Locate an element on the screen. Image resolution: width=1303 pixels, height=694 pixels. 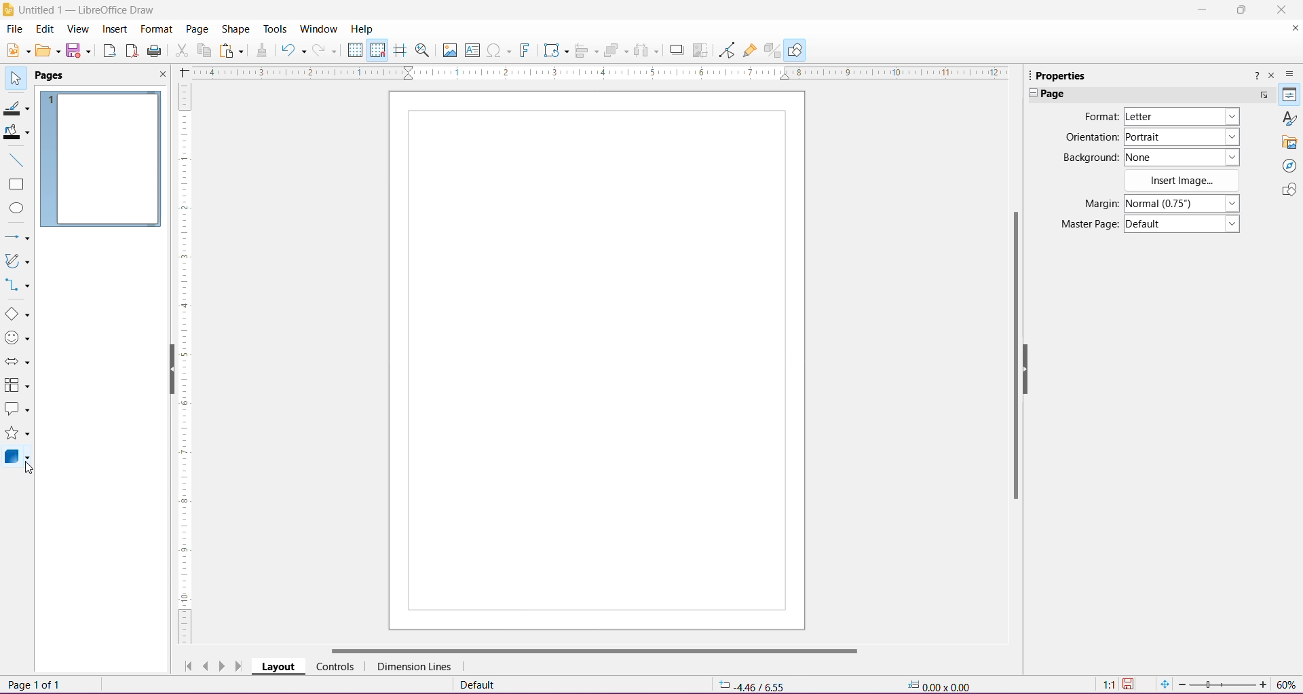
Paste is located at coordinates (233, 52).